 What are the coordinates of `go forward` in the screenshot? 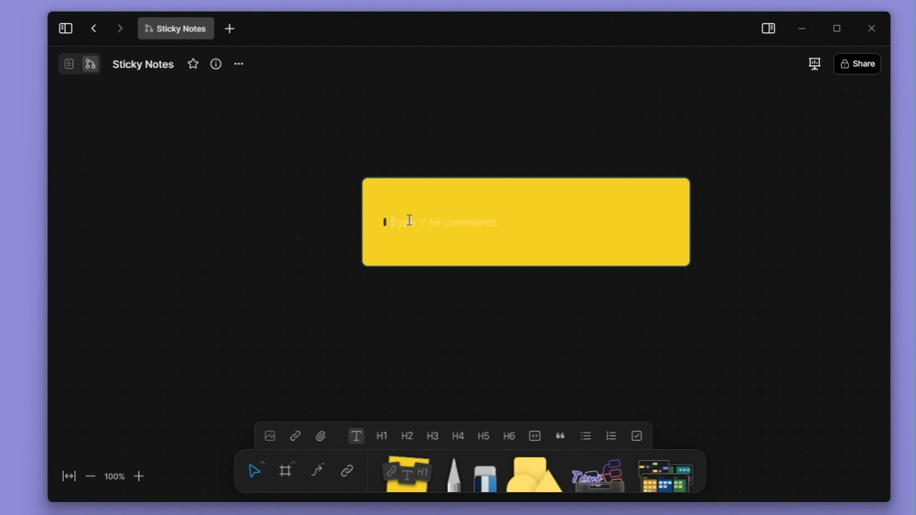 It's located at (117, 31).